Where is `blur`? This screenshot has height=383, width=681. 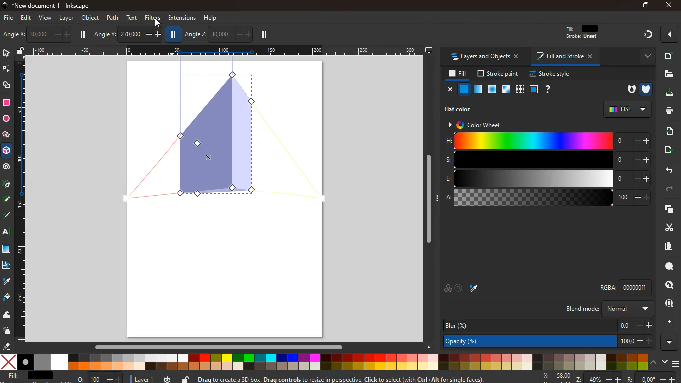
blur is located at coordinates (546, 324).